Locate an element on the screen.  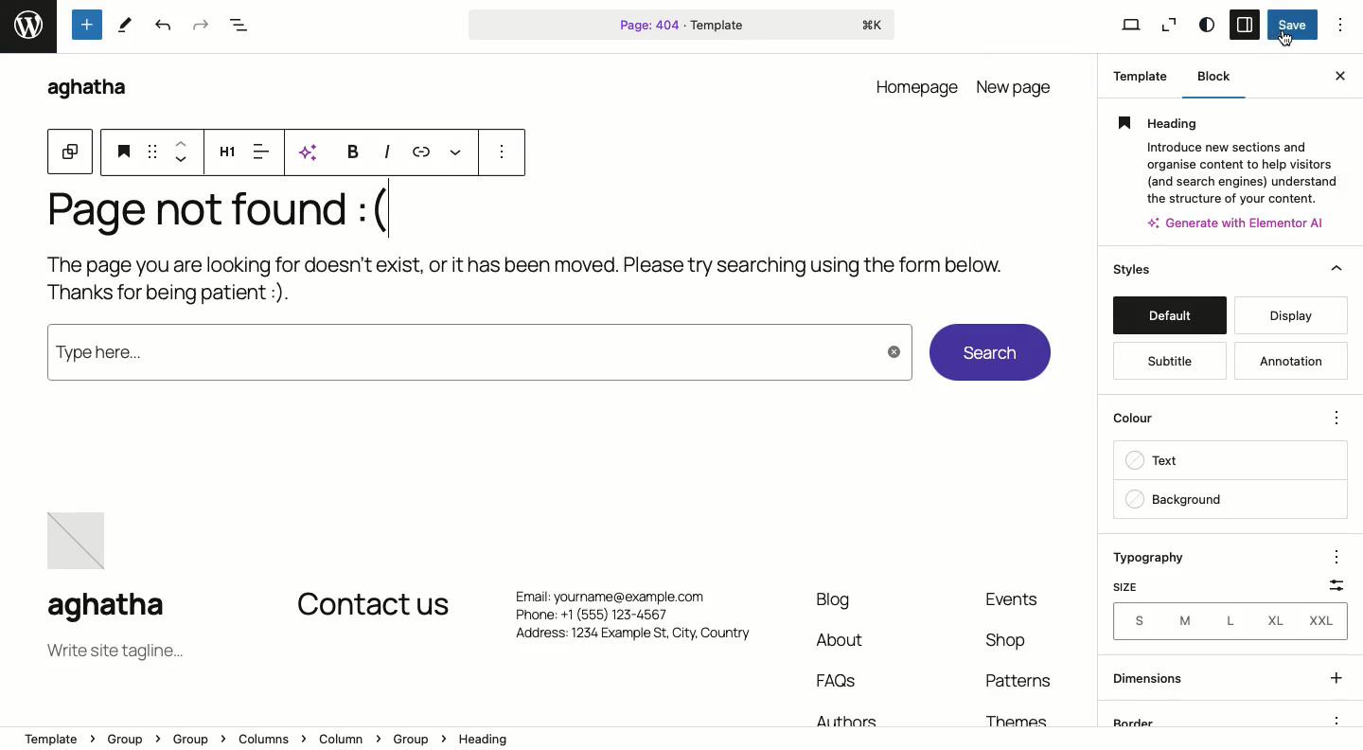
FAQs is located at coordinates (840, 681).